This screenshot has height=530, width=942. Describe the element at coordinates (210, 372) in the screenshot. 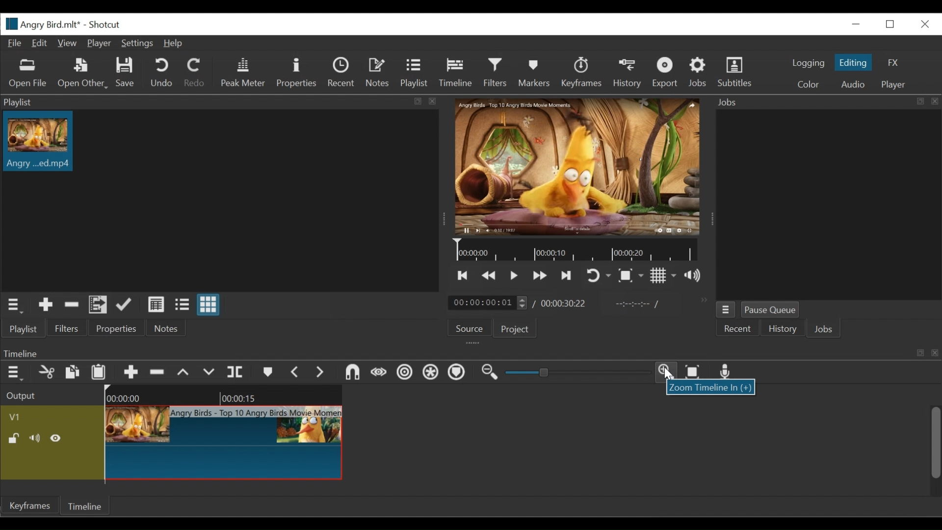

I see `Overwrite` at that location.